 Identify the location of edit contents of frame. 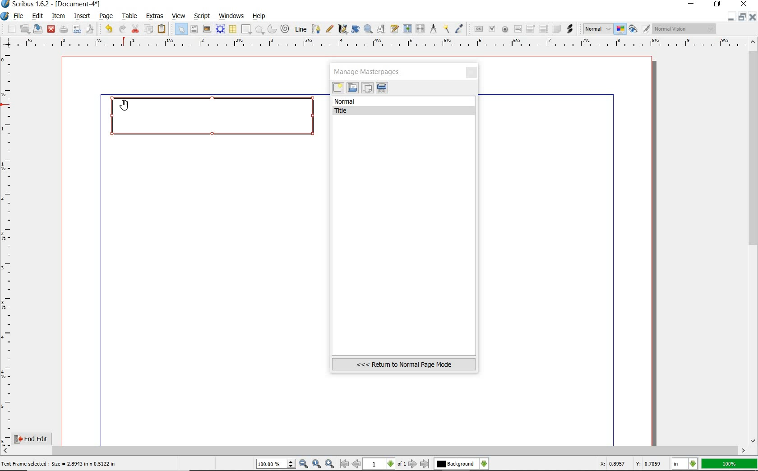
(382, 30).